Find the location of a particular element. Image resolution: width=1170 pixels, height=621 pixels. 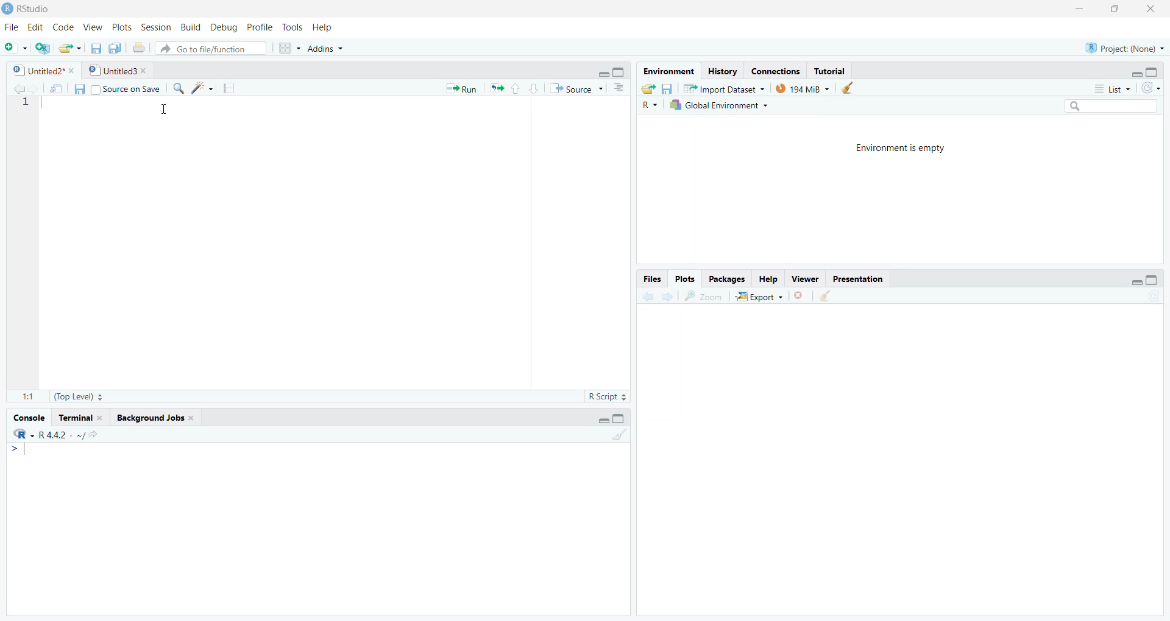

Run is located at coordinates (462, 89).